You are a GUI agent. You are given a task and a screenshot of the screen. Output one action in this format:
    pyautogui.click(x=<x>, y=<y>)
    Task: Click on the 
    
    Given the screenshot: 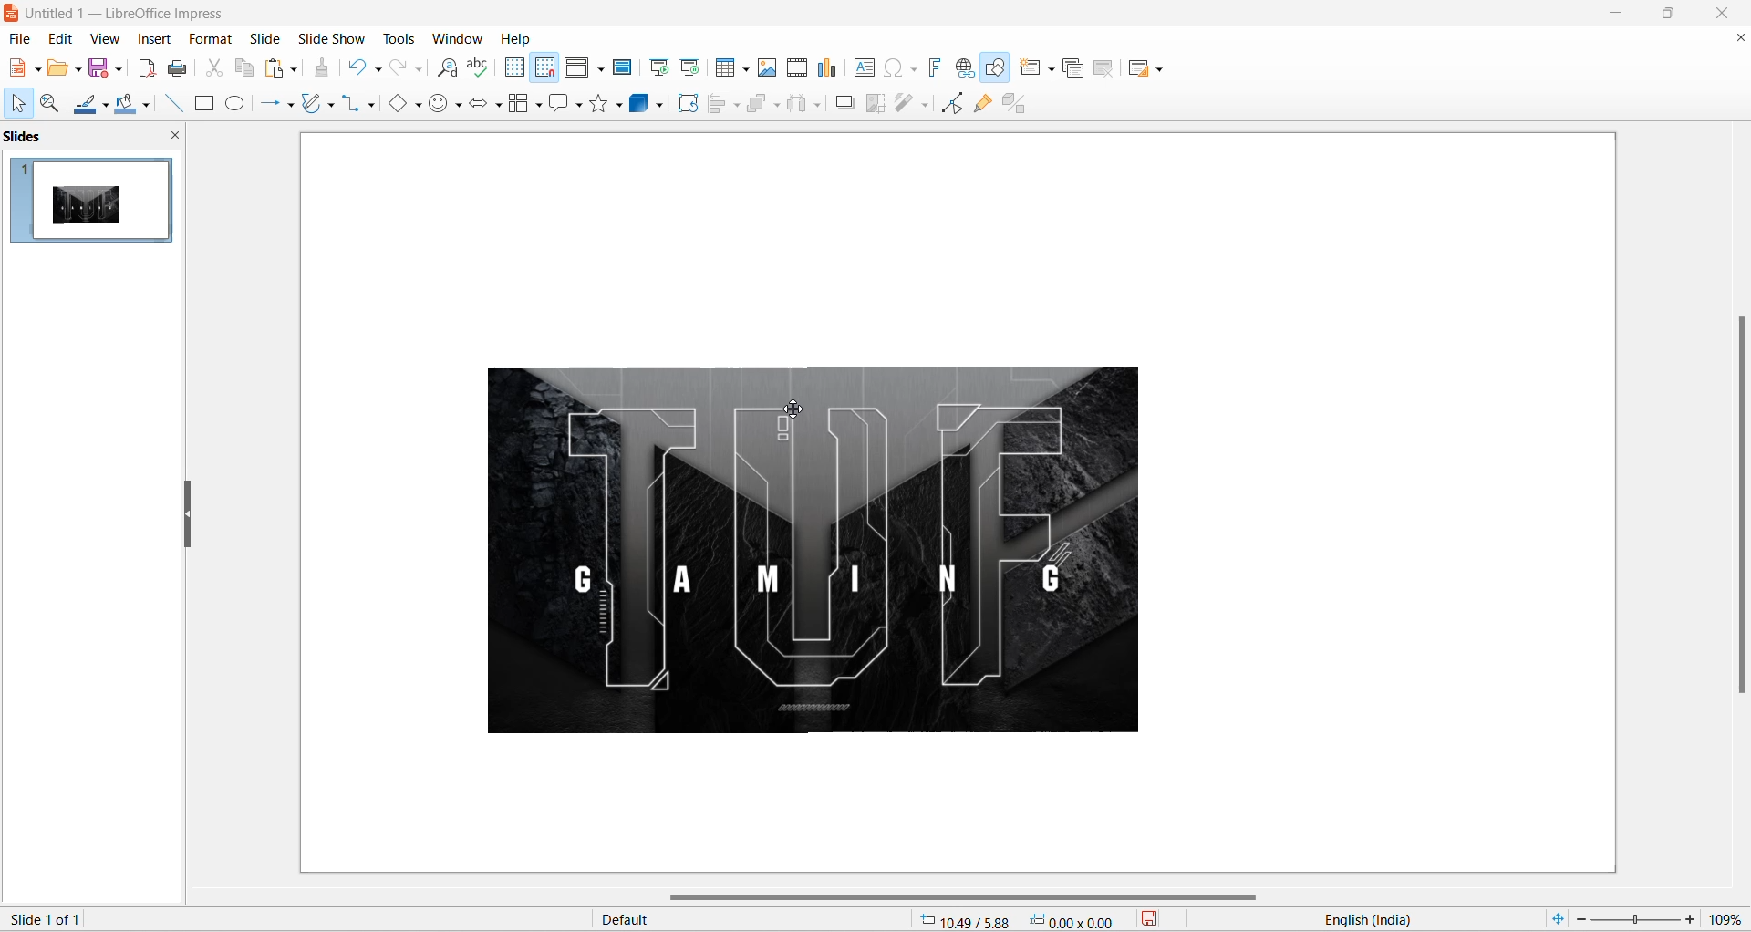 What is the action you would take?
    pyautogui.click(x=23, y=39)
    